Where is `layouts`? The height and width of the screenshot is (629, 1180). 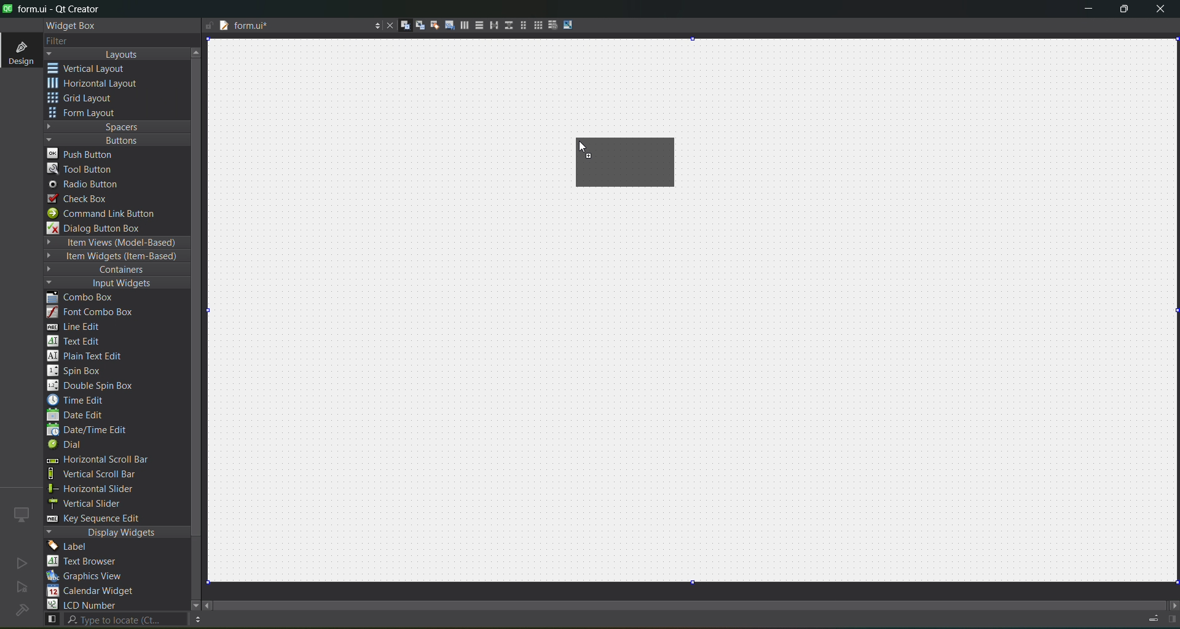
layouts is located at coordinates (117, 54).